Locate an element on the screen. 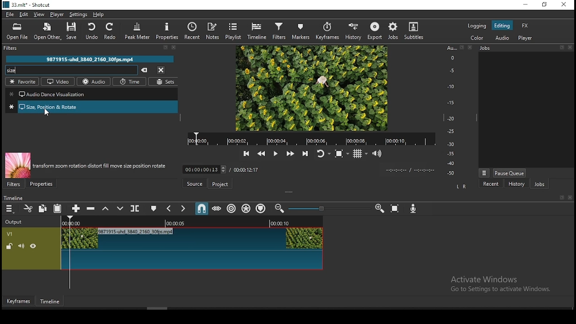 The height and width of the screenshot is (324, 576). toggle grid display on the player is located at coordinates (360, 153).